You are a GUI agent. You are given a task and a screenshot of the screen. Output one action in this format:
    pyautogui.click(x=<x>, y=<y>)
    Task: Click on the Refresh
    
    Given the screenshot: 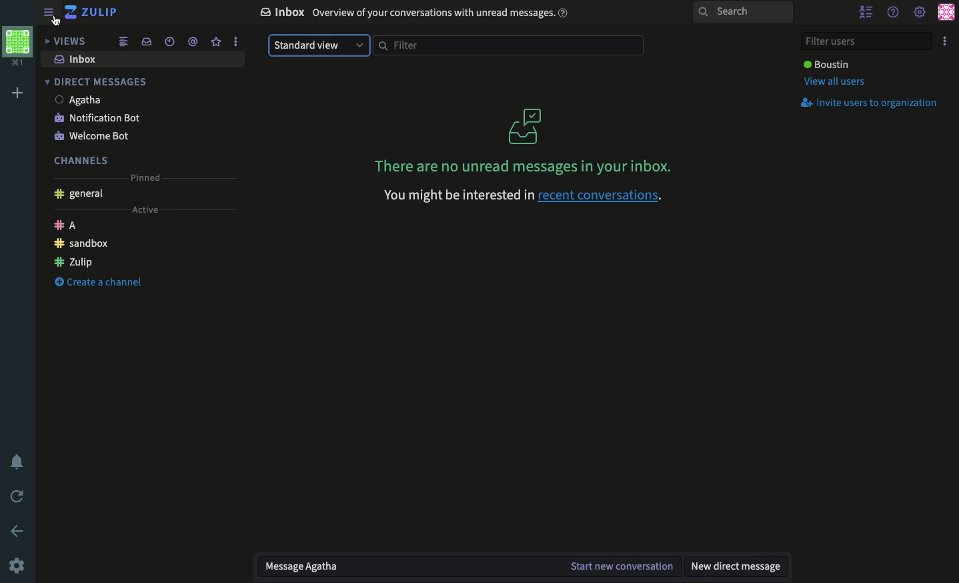 What is the action you would take?
    pyautogui.click(x=15, y=498)
    